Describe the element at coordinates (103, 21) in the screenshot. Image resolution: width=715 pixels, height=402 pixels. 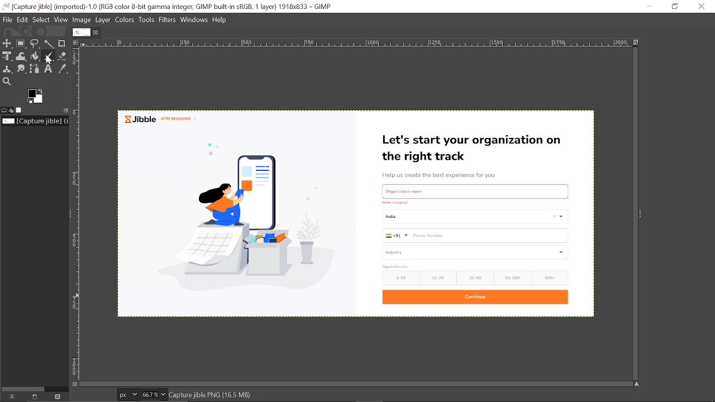
I see `Layer` at that location.